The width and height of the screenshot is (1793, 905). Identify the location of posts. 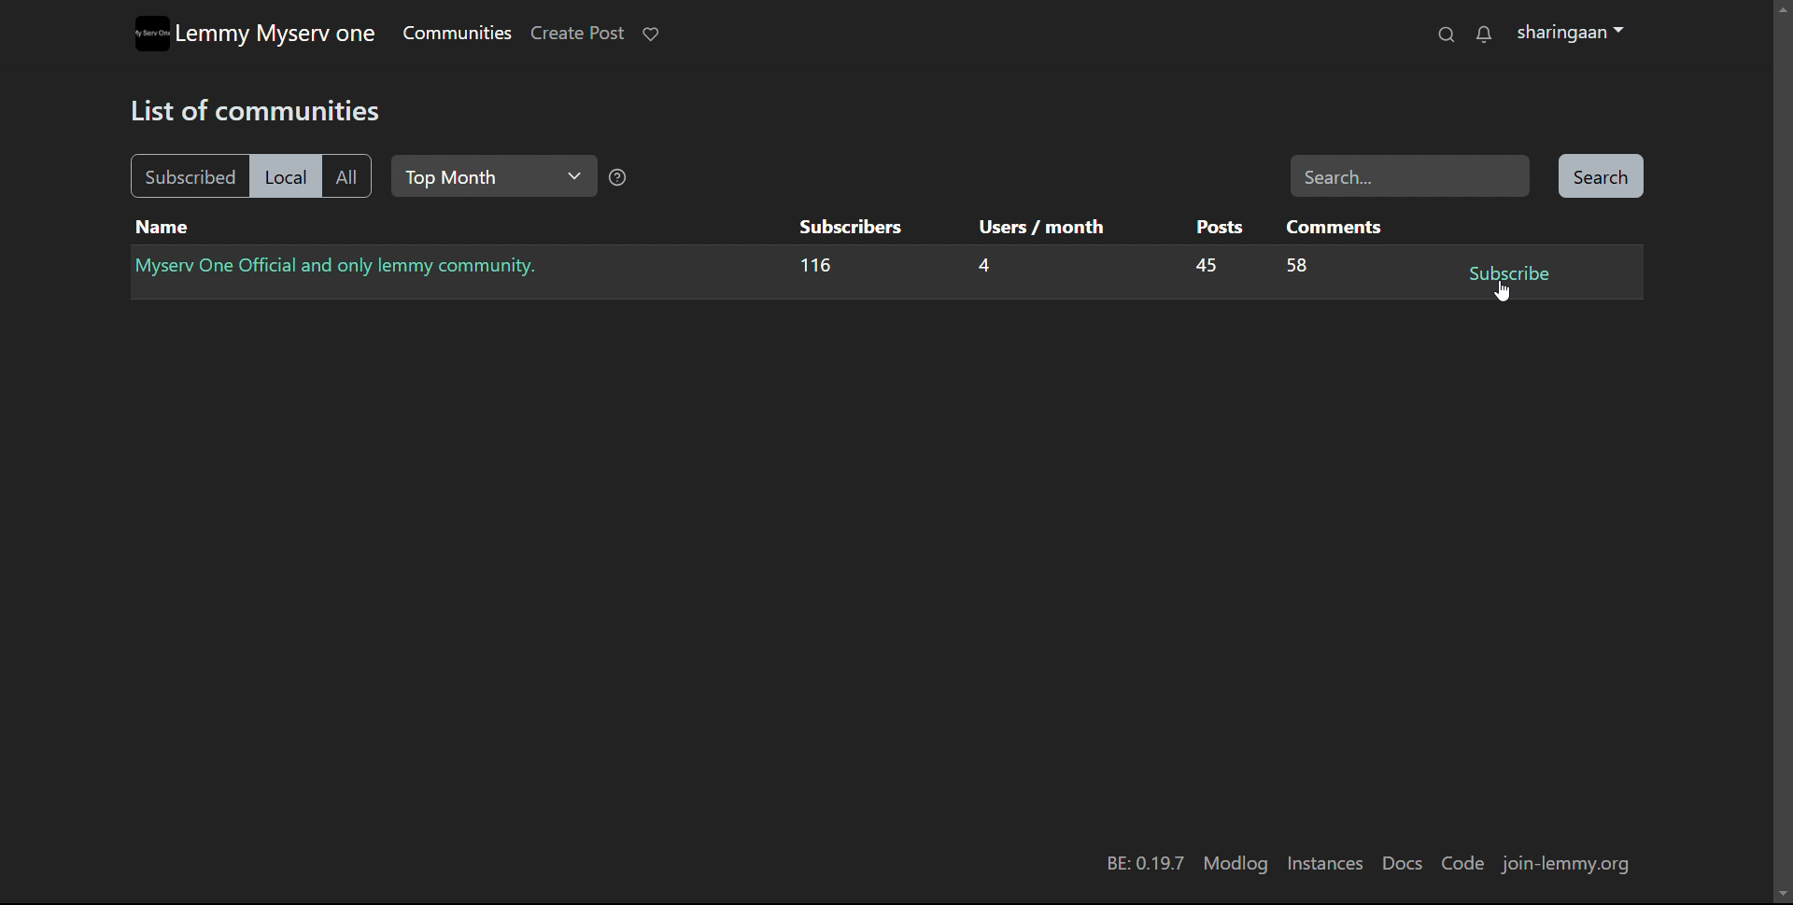
(1219, 227).